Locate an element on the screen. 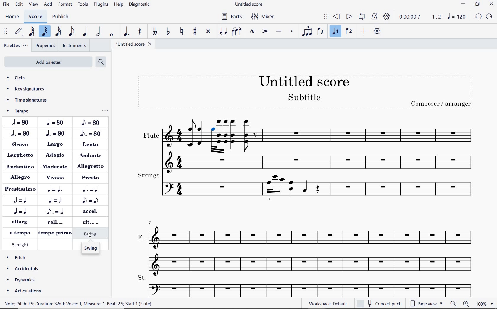  close is located at coordinates (492, 4).